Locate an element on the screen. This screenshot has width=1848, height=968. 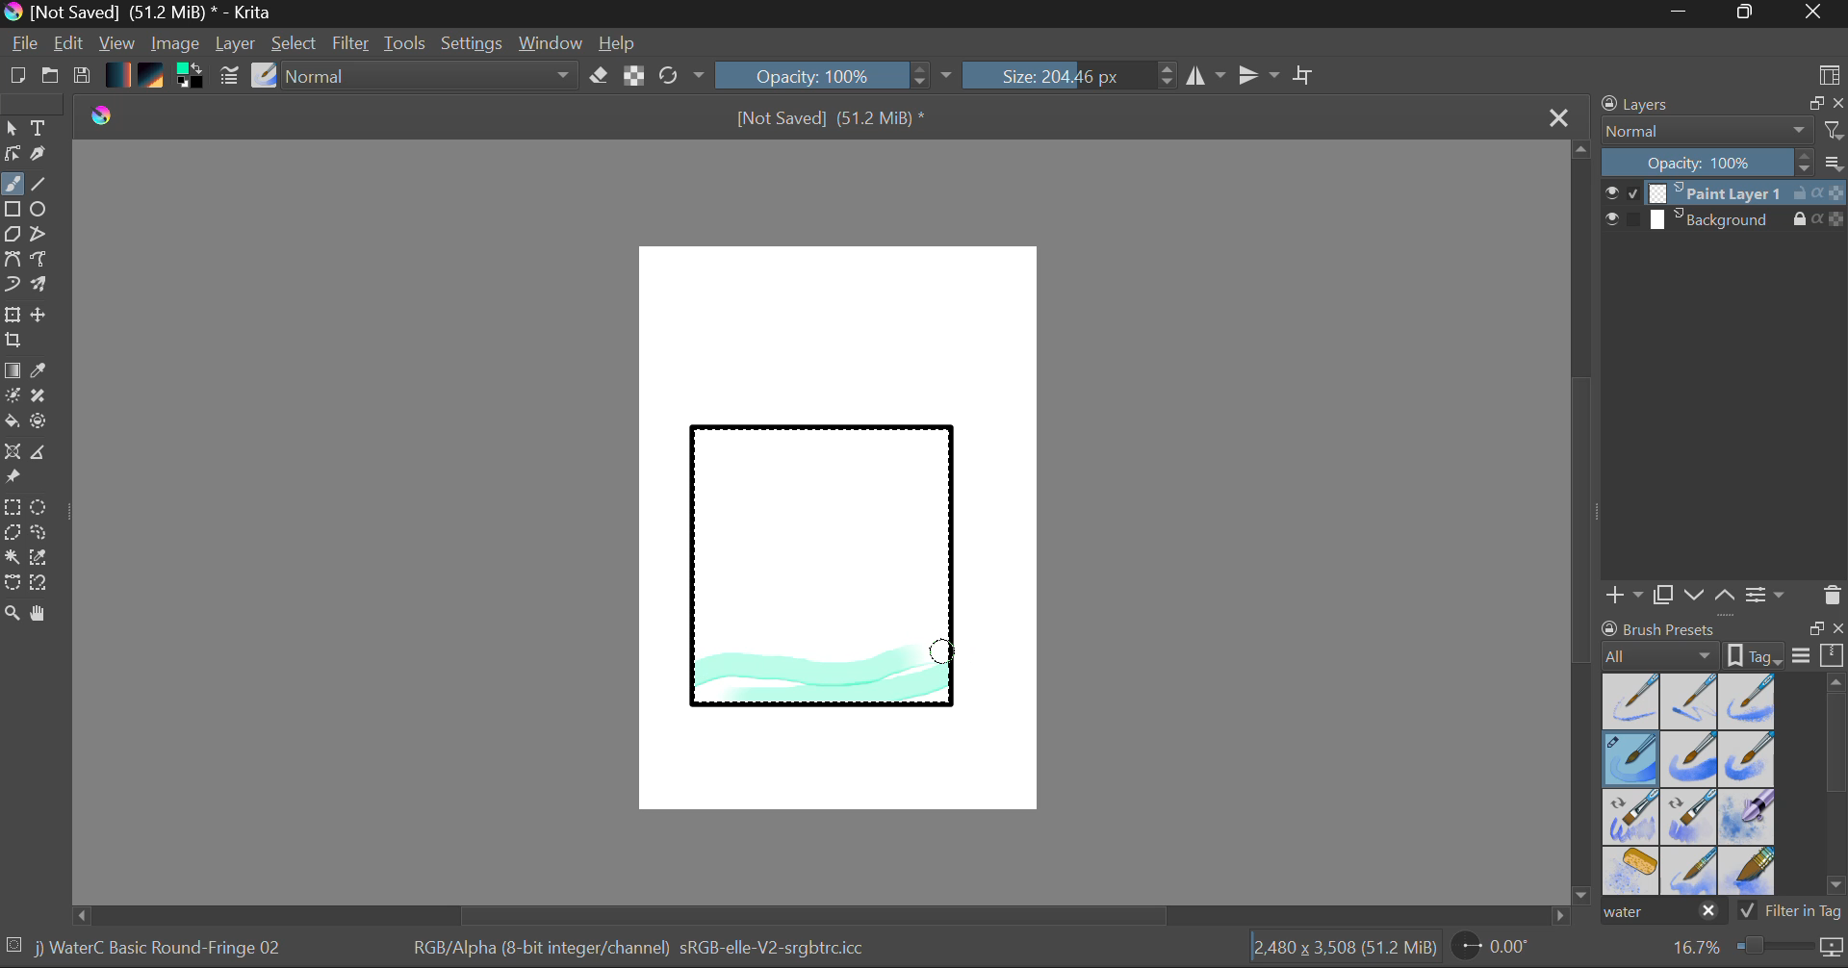
Water C - Special Splats is located at coordinates (1632, 871).